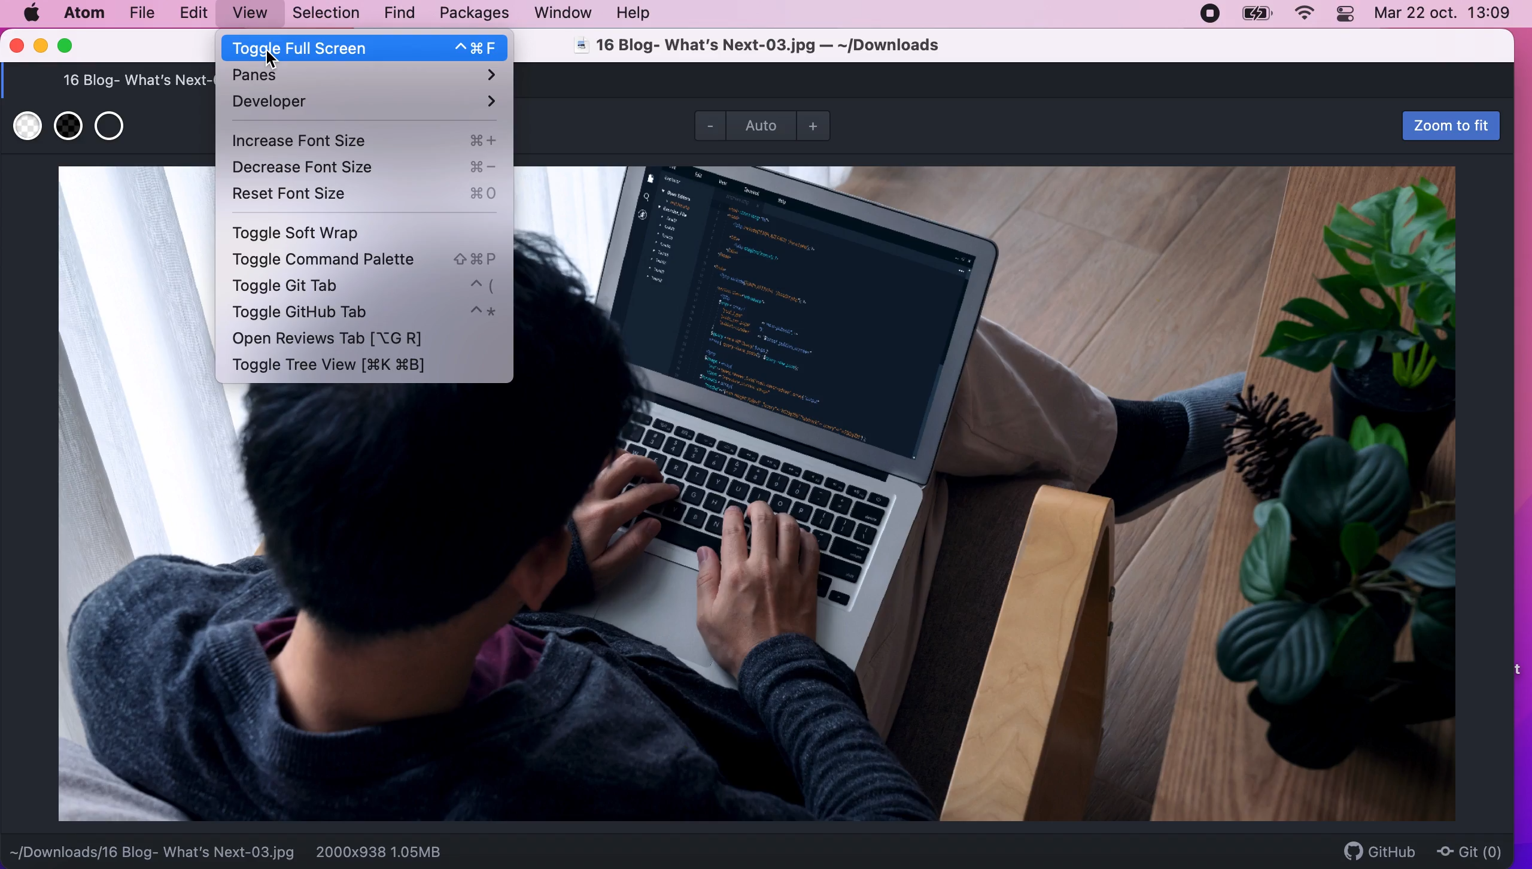 This screenshot has height=869, width=1532. I want to click on battery, so click(1253, 14).